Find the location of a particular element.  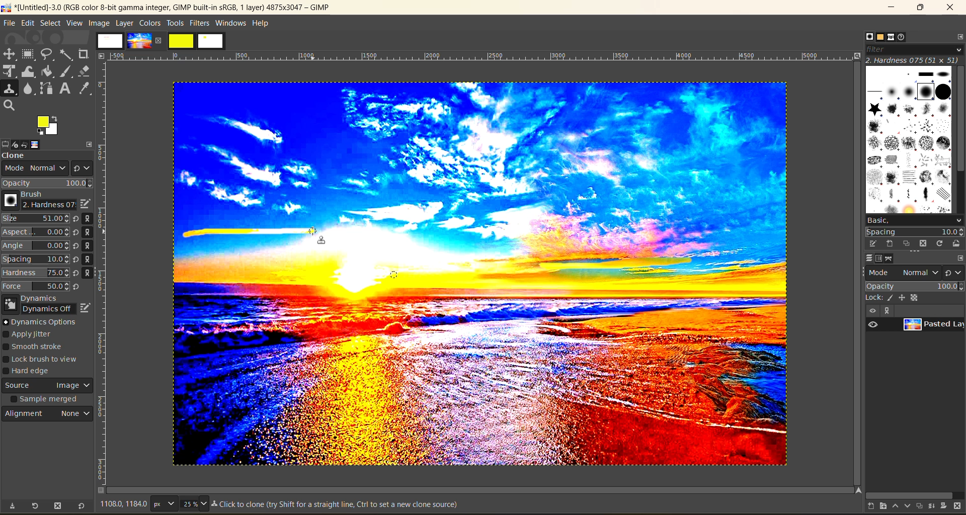

paint bucket  is located at coordinates (50, 72).